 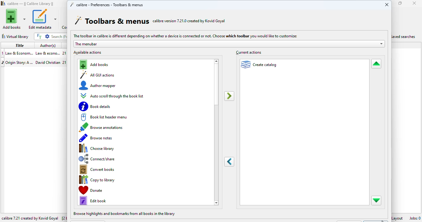 I want to click on move selected action up, so click(x=376, y=64).